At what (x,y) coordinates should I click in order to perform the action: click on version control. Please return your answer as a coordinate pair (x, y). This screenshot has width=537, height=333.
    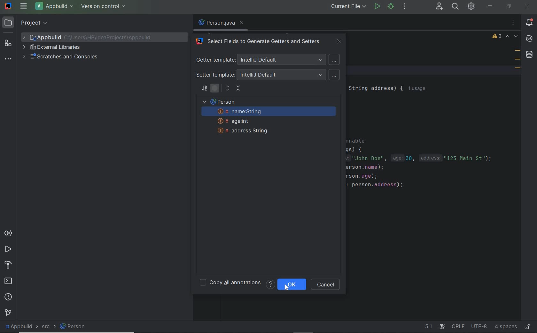
    Looking at the image, I should click on (105, 7).